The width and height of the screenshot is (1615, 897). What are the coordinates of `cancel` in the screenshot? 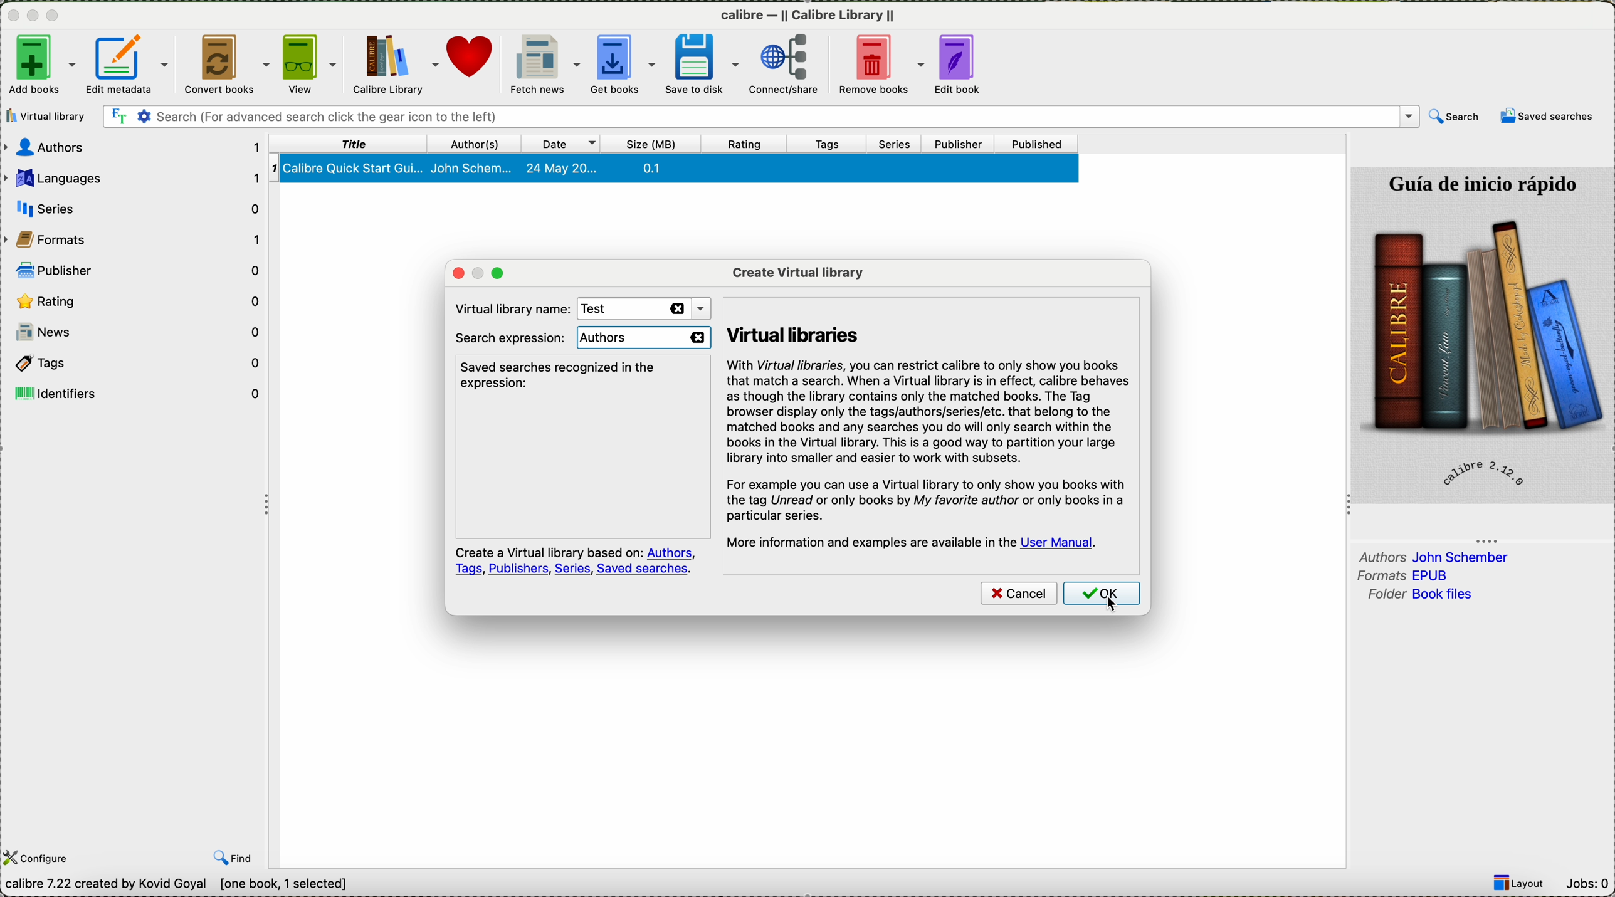 It's located at (1018, 595).